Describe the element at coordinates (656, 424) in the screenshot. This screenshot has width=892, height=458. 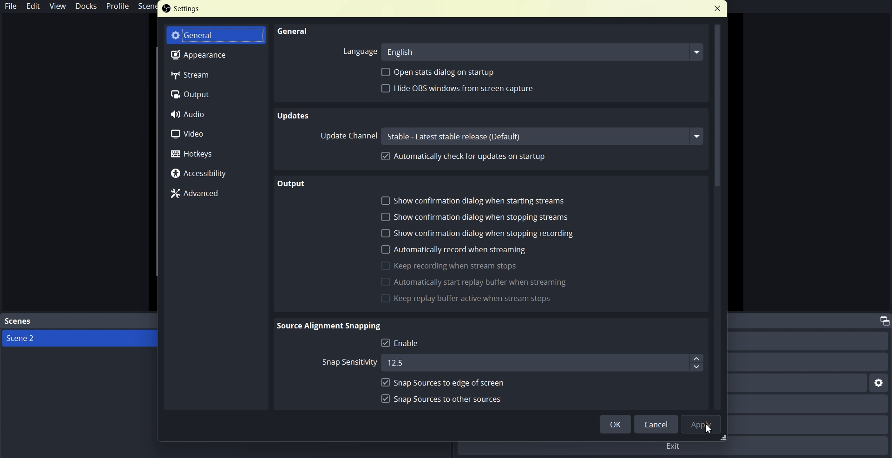
I see `cancel` at that location.